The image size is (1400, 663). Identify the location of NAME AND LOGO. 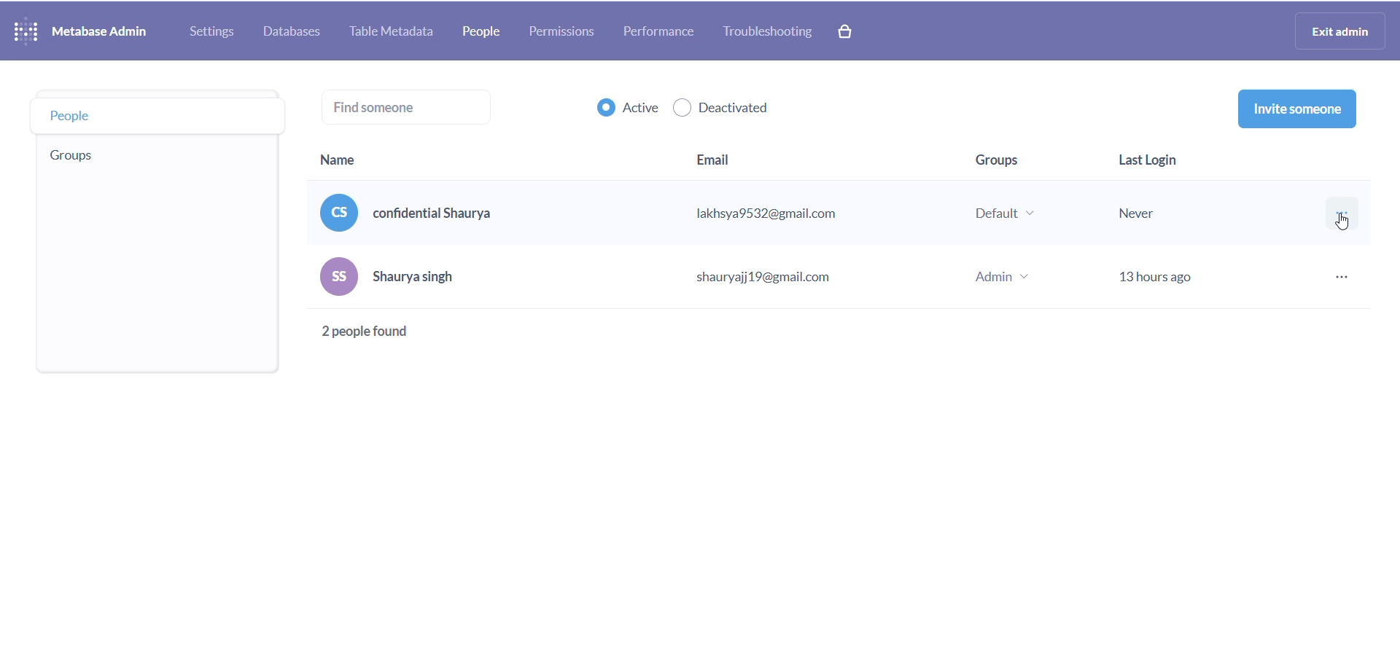
(93, 29).